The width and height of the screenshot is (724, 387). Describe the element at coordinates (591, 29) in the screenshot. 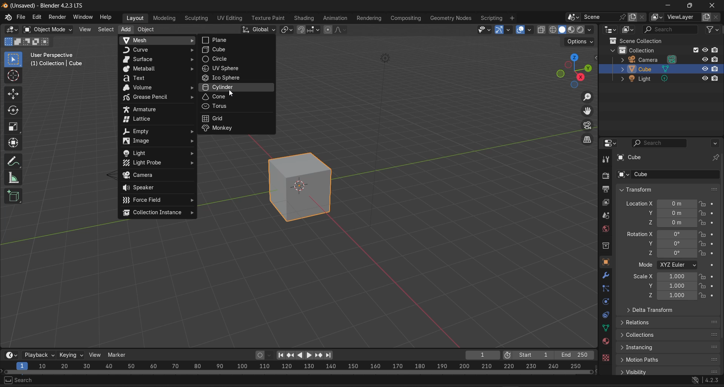

I see `shading` at that location.